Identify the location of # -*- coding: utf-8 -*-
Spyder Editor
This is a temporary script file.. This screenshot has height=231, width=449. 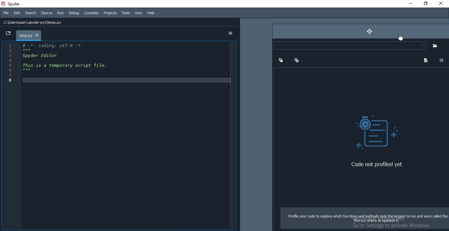
(67, 57).